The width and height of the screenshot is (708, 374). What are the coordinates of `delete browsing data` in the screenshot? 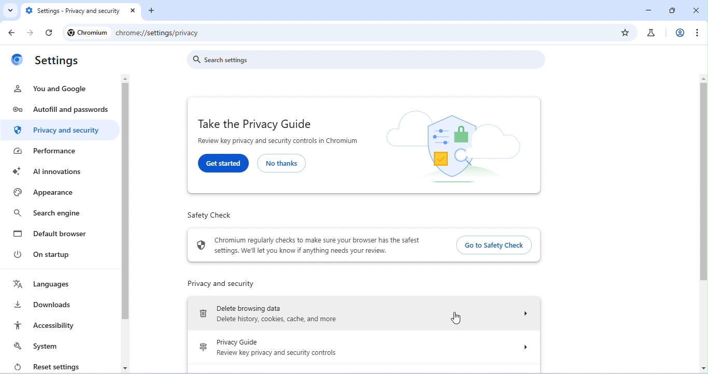 It's located at (249, 307).